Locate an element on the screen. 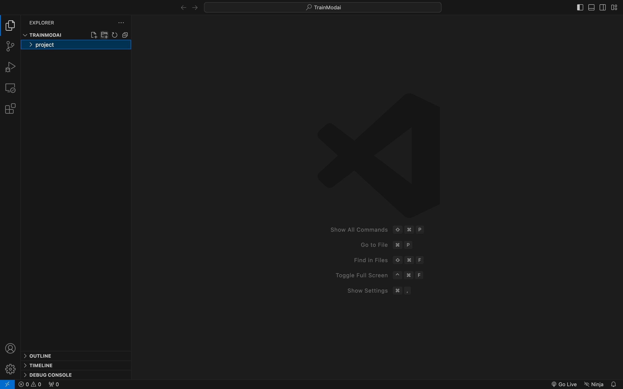 The image size is (623, 389). toggle secondary bar is located at coordinates (603, 8).